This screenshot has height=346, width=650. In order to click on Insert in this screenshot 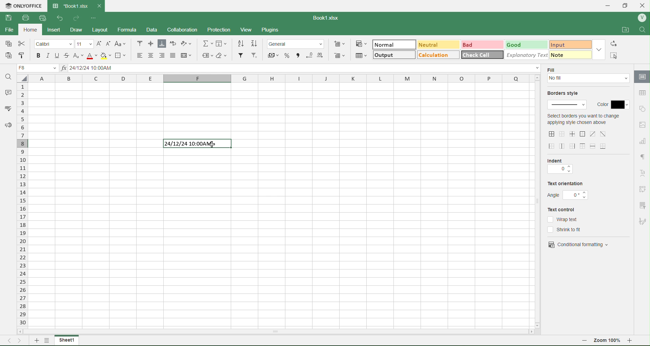, I will do `click(58, 30)`.